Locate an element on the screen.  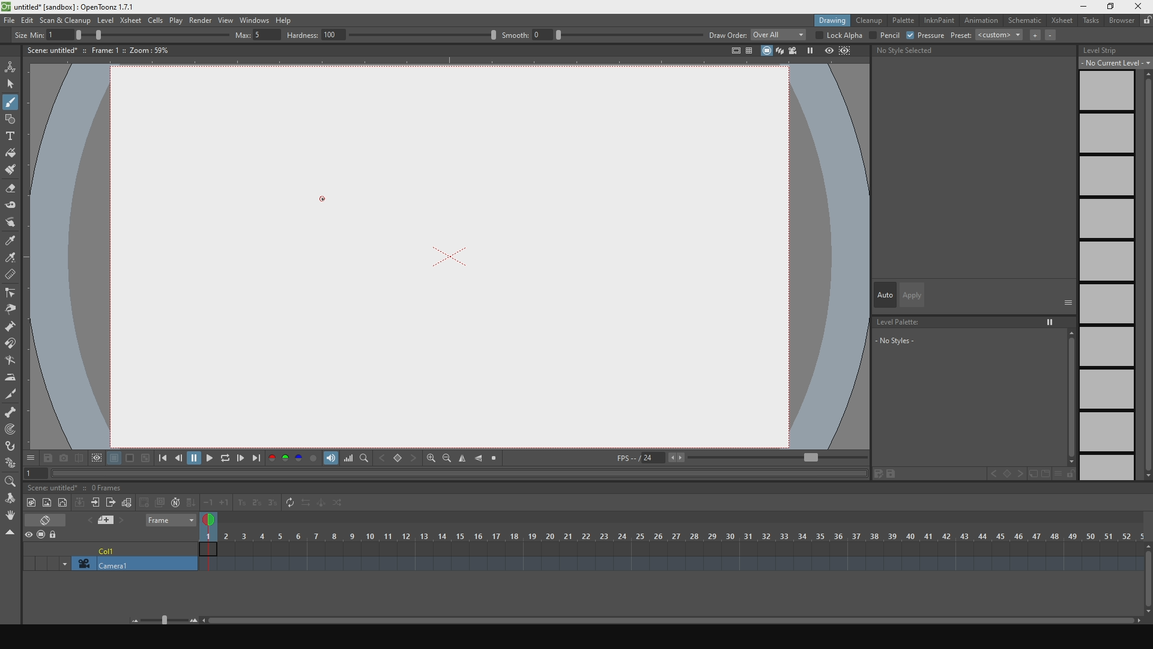
skip to the next point is located at coordinates (258, 459).